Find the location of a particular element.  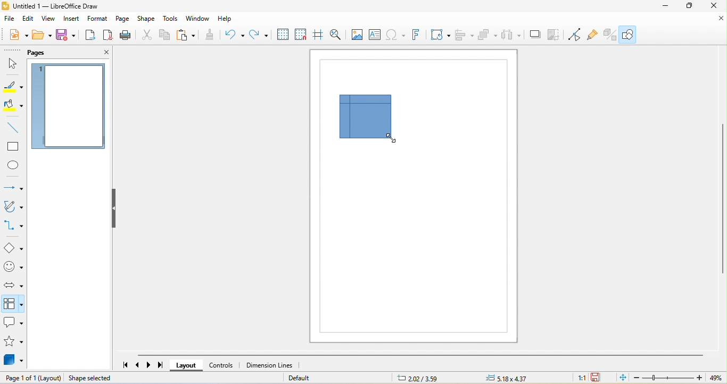

untitled 1- libre office draw is located at coordinates (55, 6).